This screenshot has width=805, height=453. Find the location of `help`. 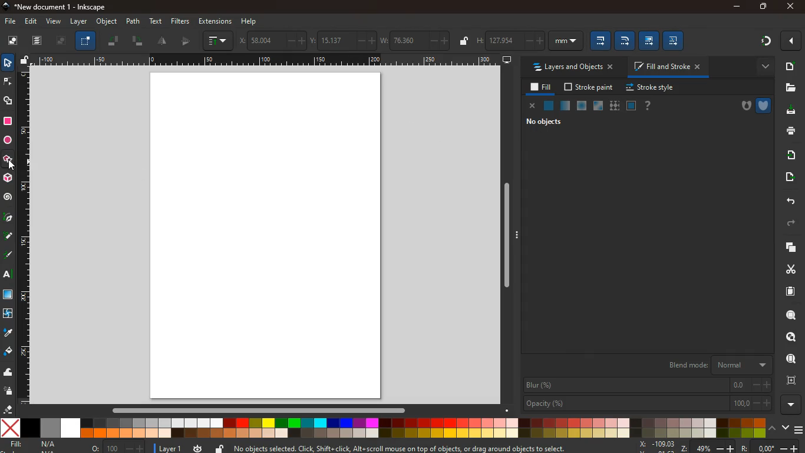

help is located at coordinates (250, 22).